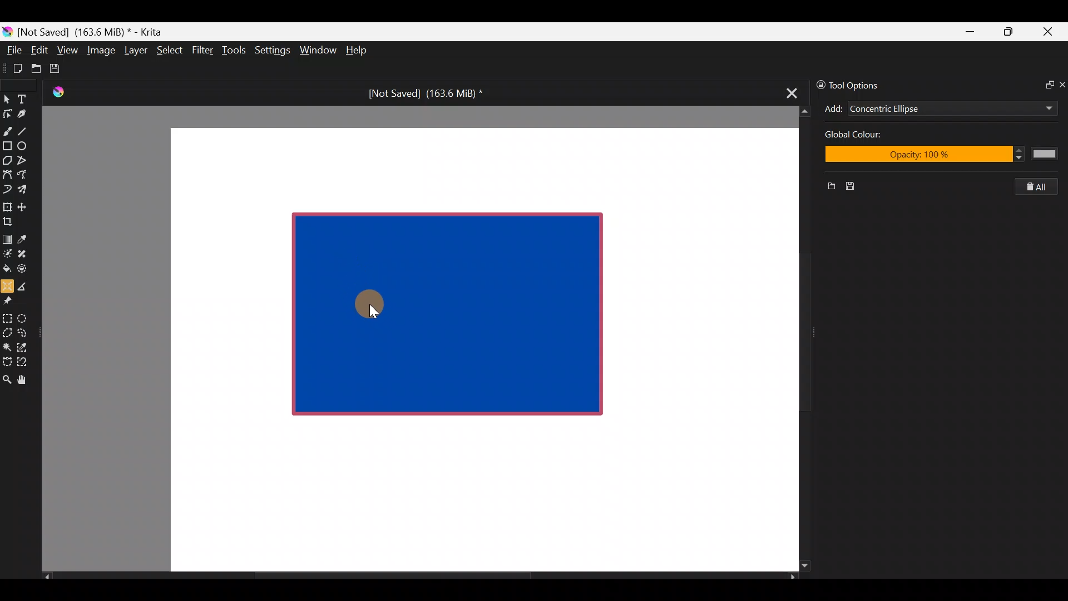 The image size is (1068, 601). I want to click on Draw a gradient, so click(7, 236).